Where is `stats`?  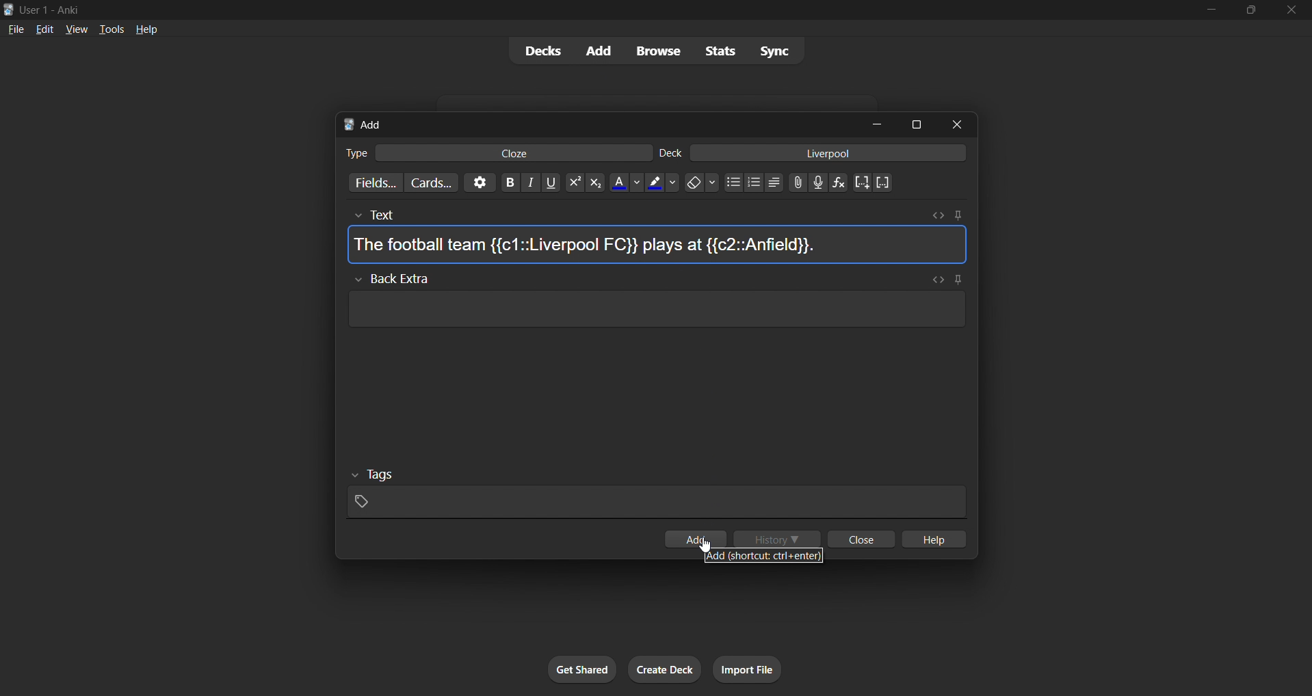 stats is located at coordinates (719, 52).